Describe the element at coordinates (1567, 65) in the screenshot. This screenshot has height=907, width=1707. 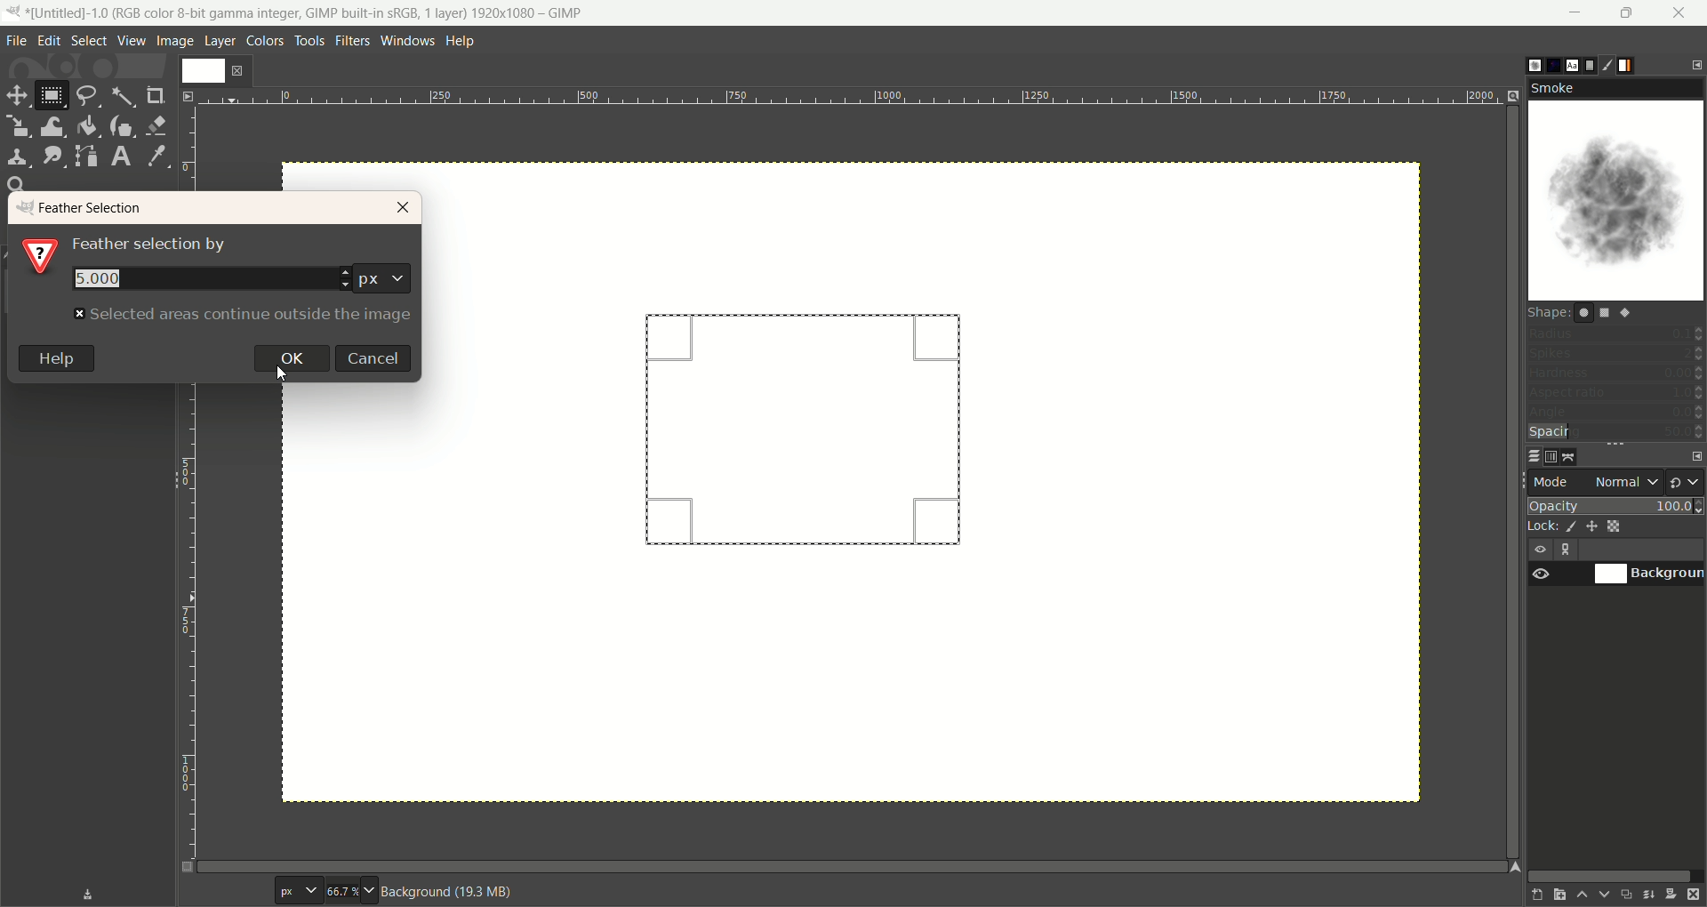
I see `font` at that location.